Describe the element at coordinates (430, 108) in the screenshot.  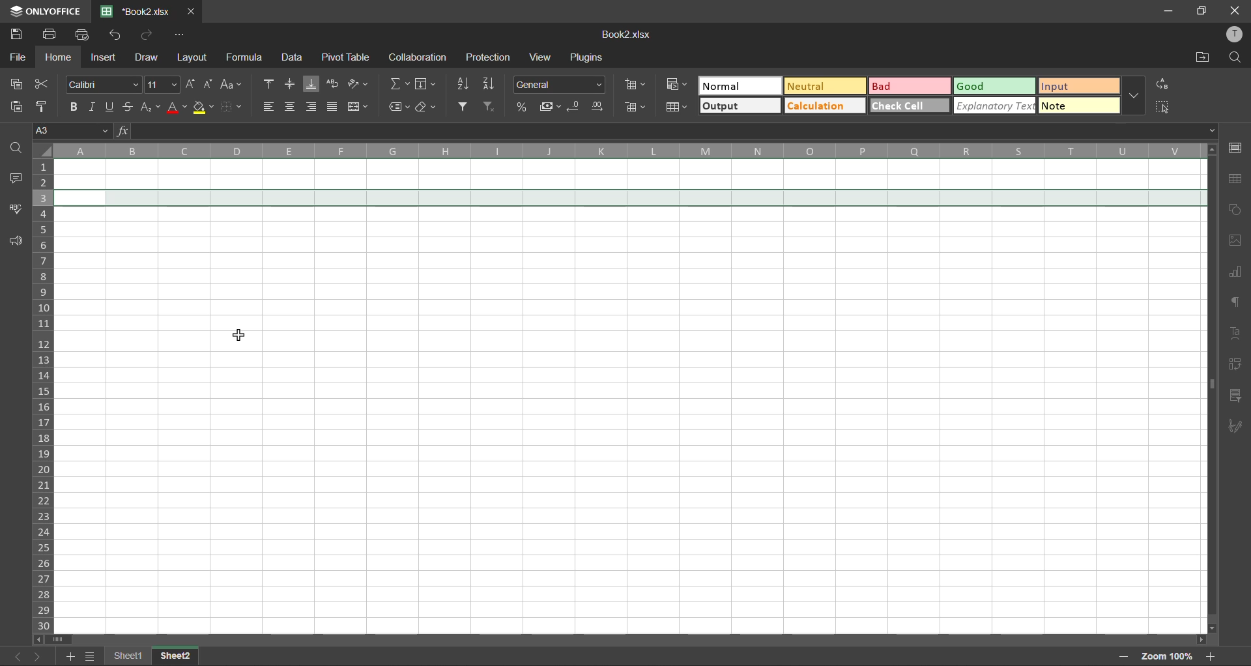
I see `clear` at that location.